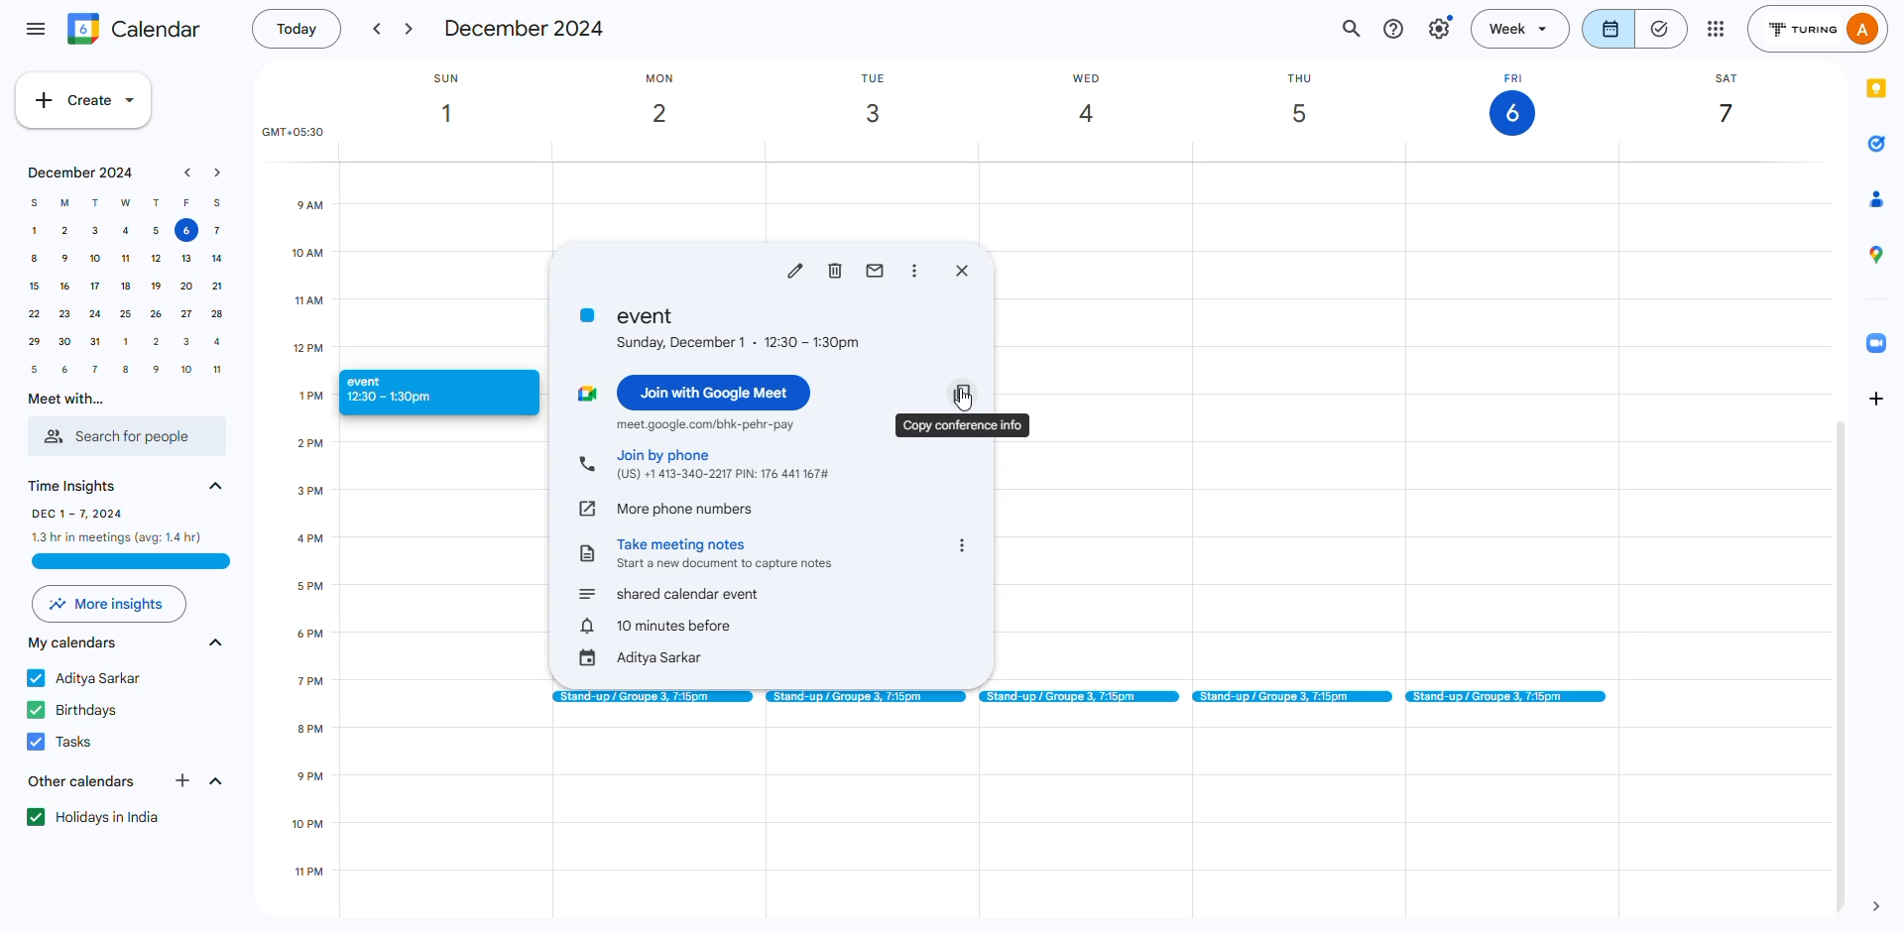  Describe the element at coordinates (1869, 199) in the screenshot. I see `app` at that location.